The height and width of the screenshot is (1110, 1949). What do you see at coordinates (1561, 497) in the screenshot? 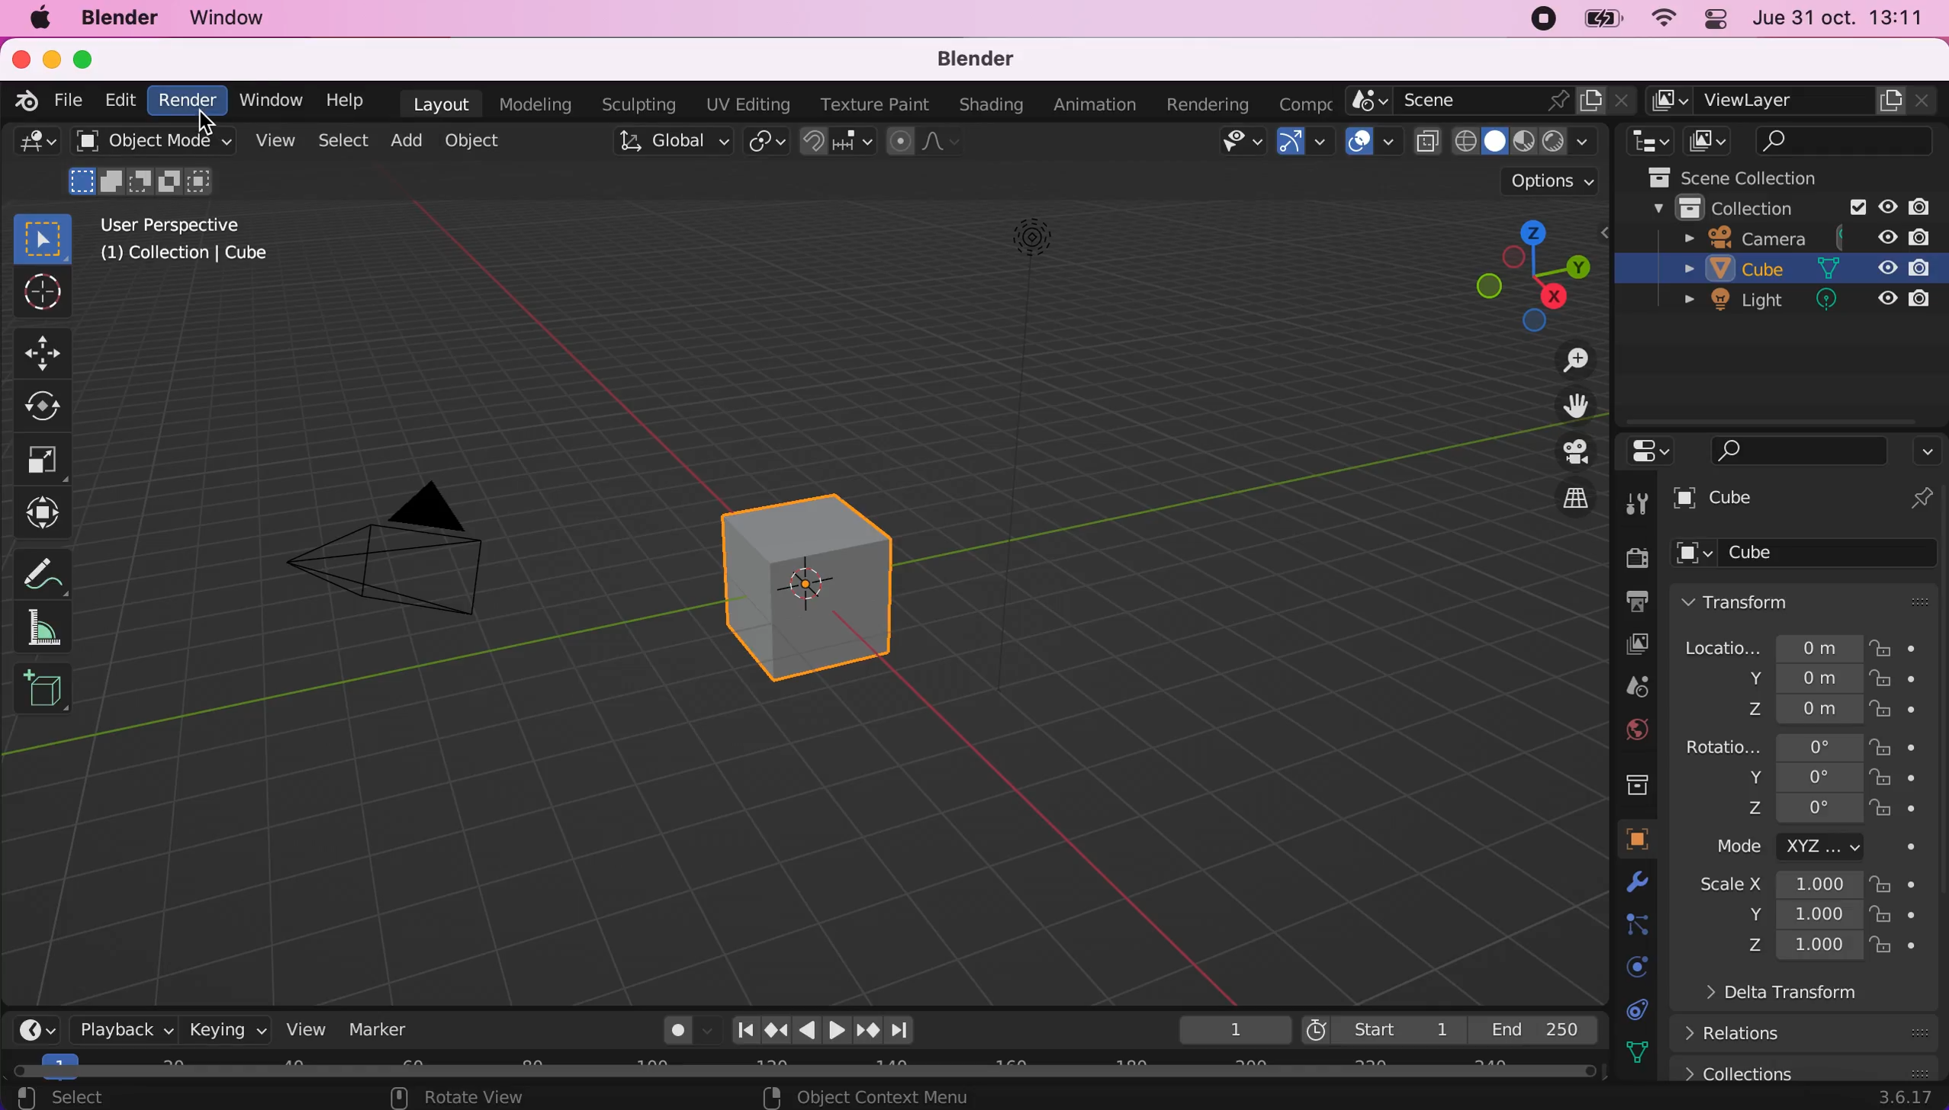
I see `switch the current view` at bounding box center [1561, 497].